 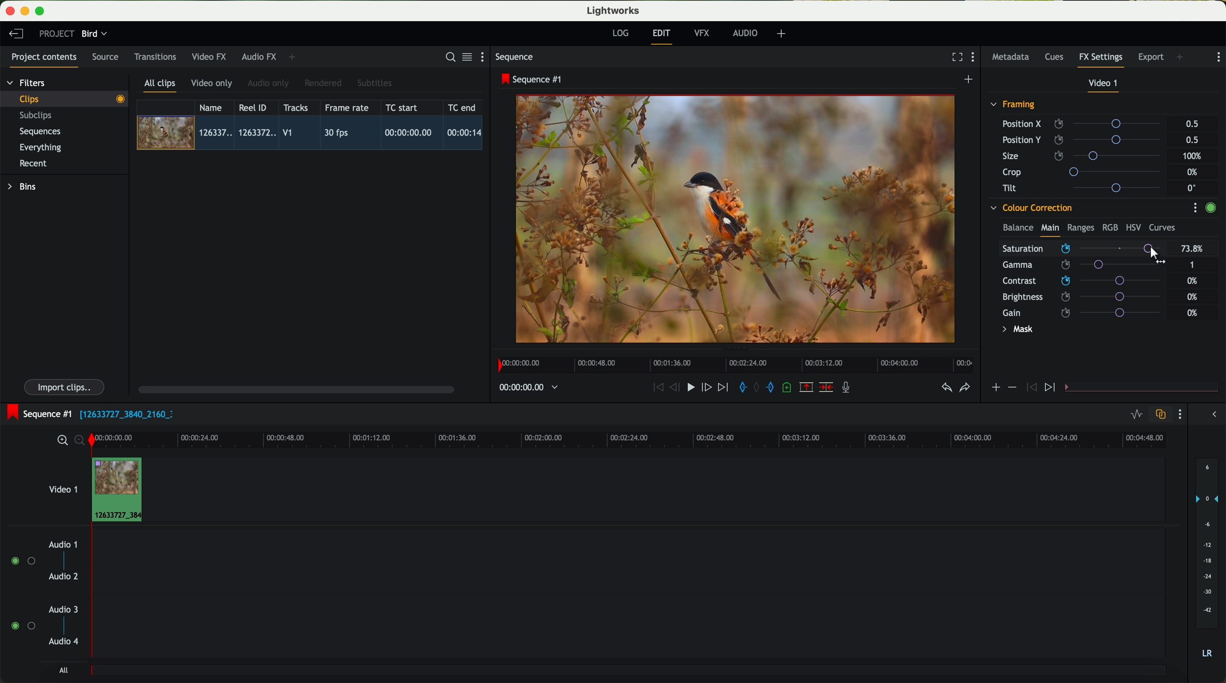 What do you see at coordinates (995, 388) in the screenshot?
I see `icon` at bounding box center [995, 388].